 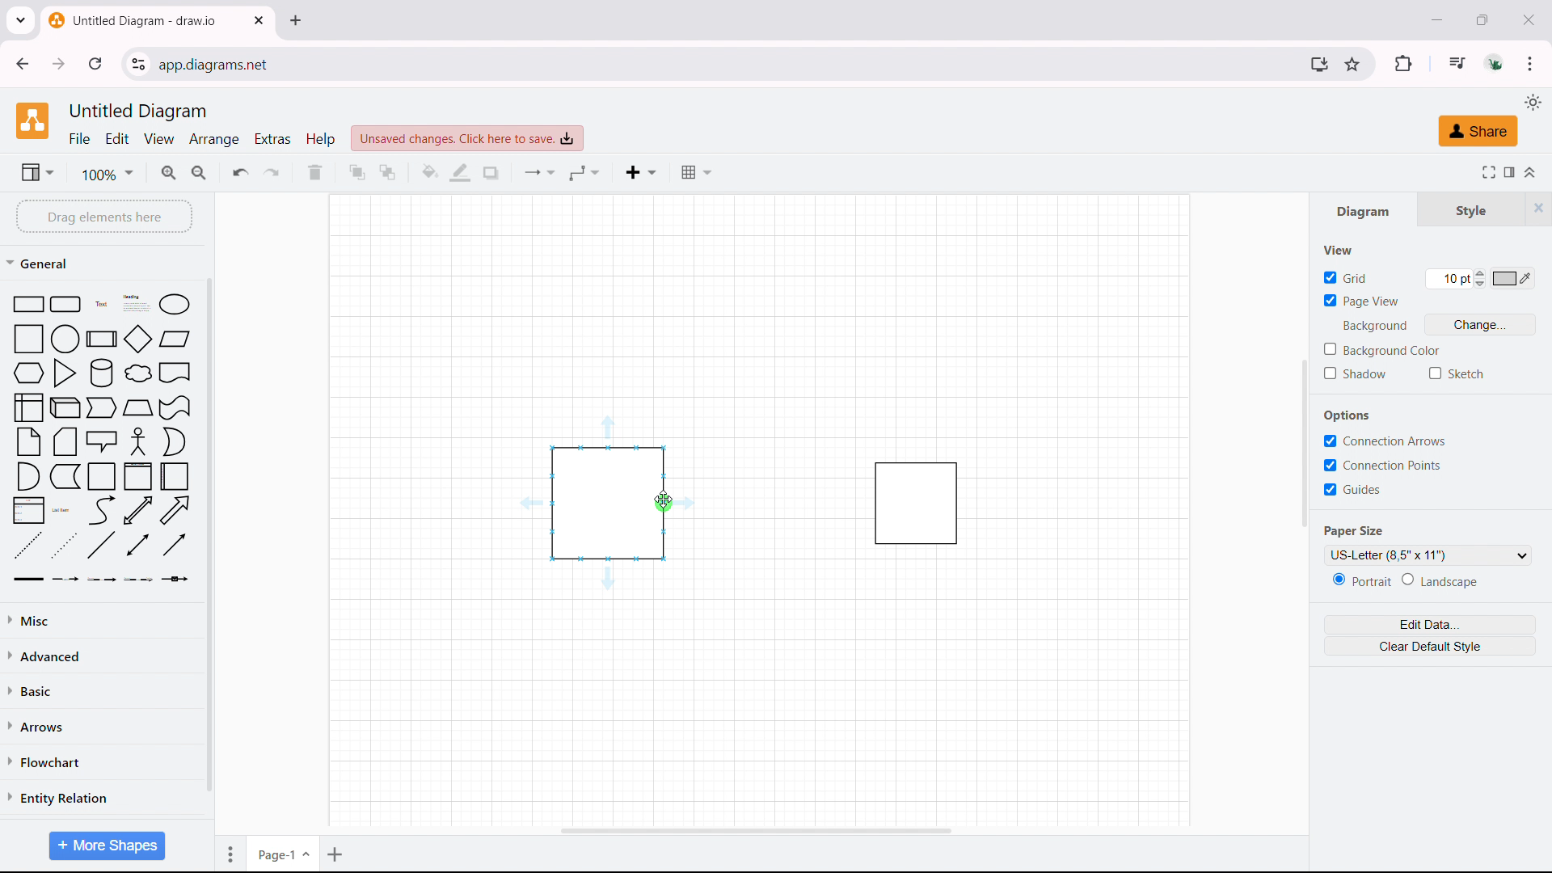 What do you see at coordinates (103, 619) in the screenshot?
I see `miscelleneous` at bounding box center [103, 619].